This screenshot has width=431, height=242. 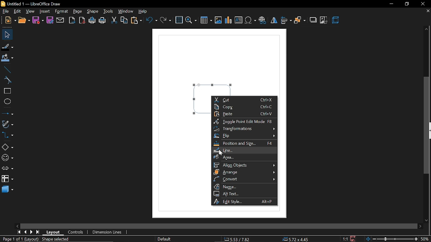 What do you see at coordinates (31, 232) in the screenshot?
I see `next page` at bounding box center [31, 232].